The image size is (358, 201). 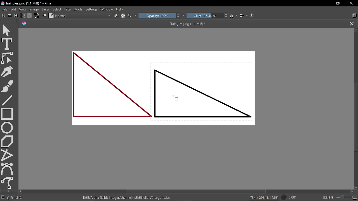 I want to click on Caligraphy, so click(x=7, y=71).